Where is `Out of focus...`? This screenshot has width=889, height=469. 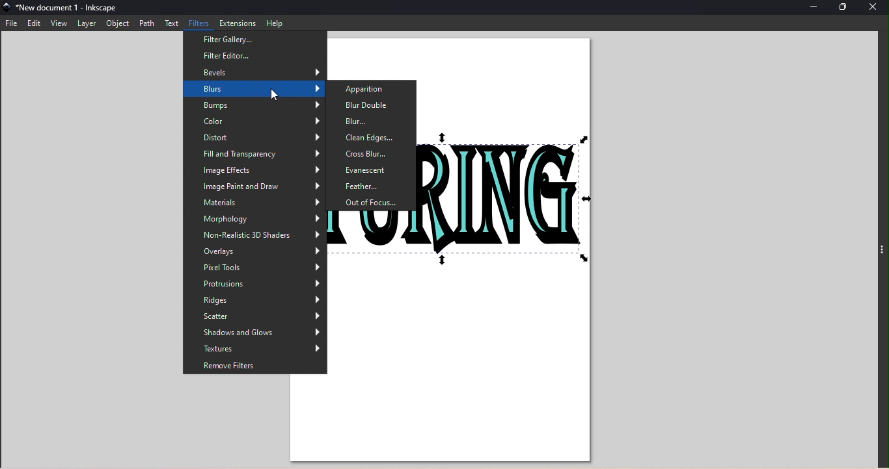
Out of focus... is located at coordinates (372, 203).